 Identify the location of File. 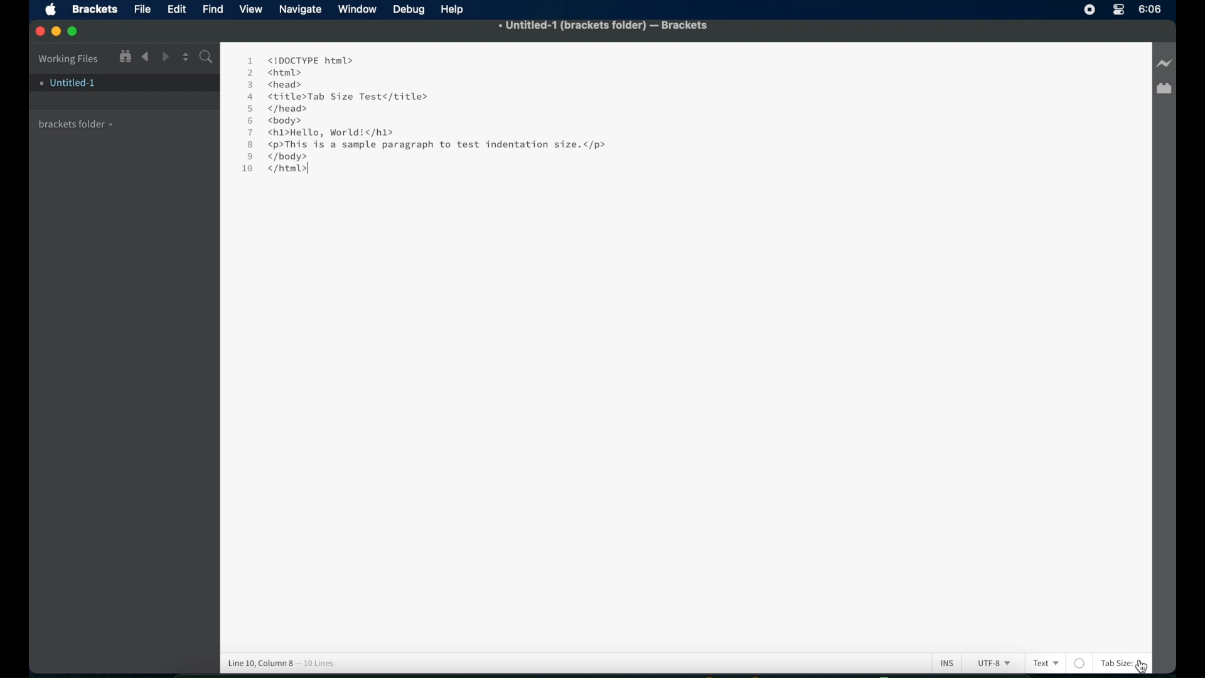
(142, 10).